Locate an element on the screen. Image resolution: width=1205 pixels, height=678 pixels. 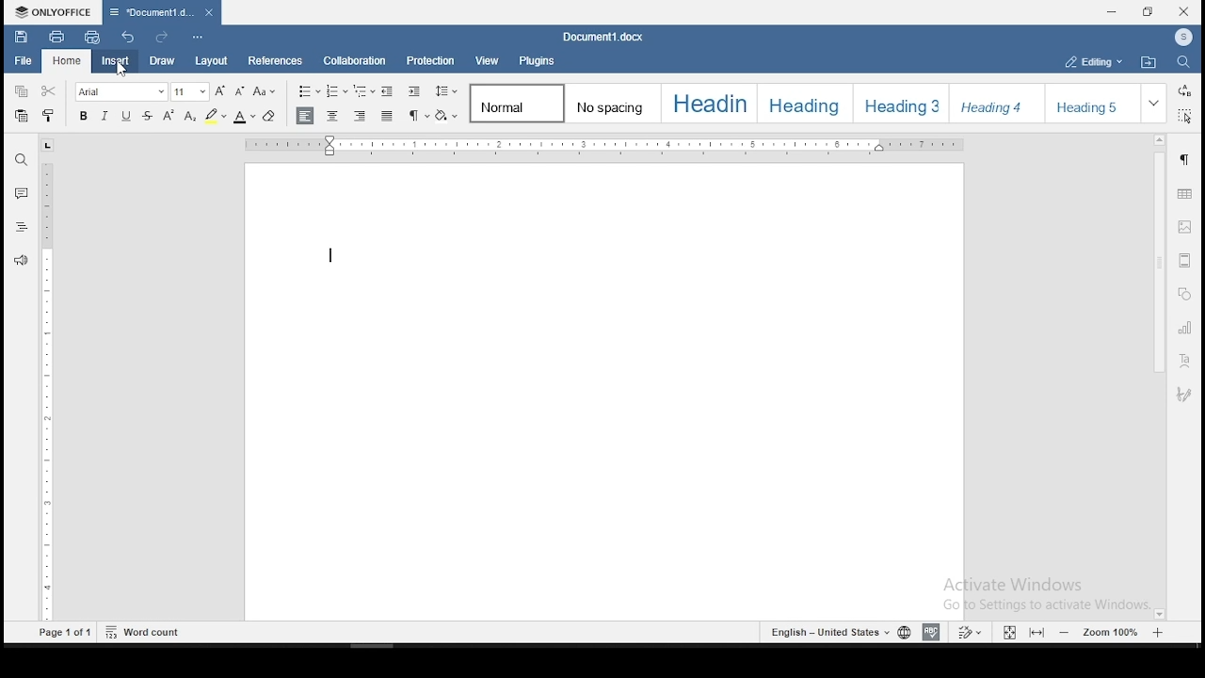
font color is located at coordinates (245, 115).